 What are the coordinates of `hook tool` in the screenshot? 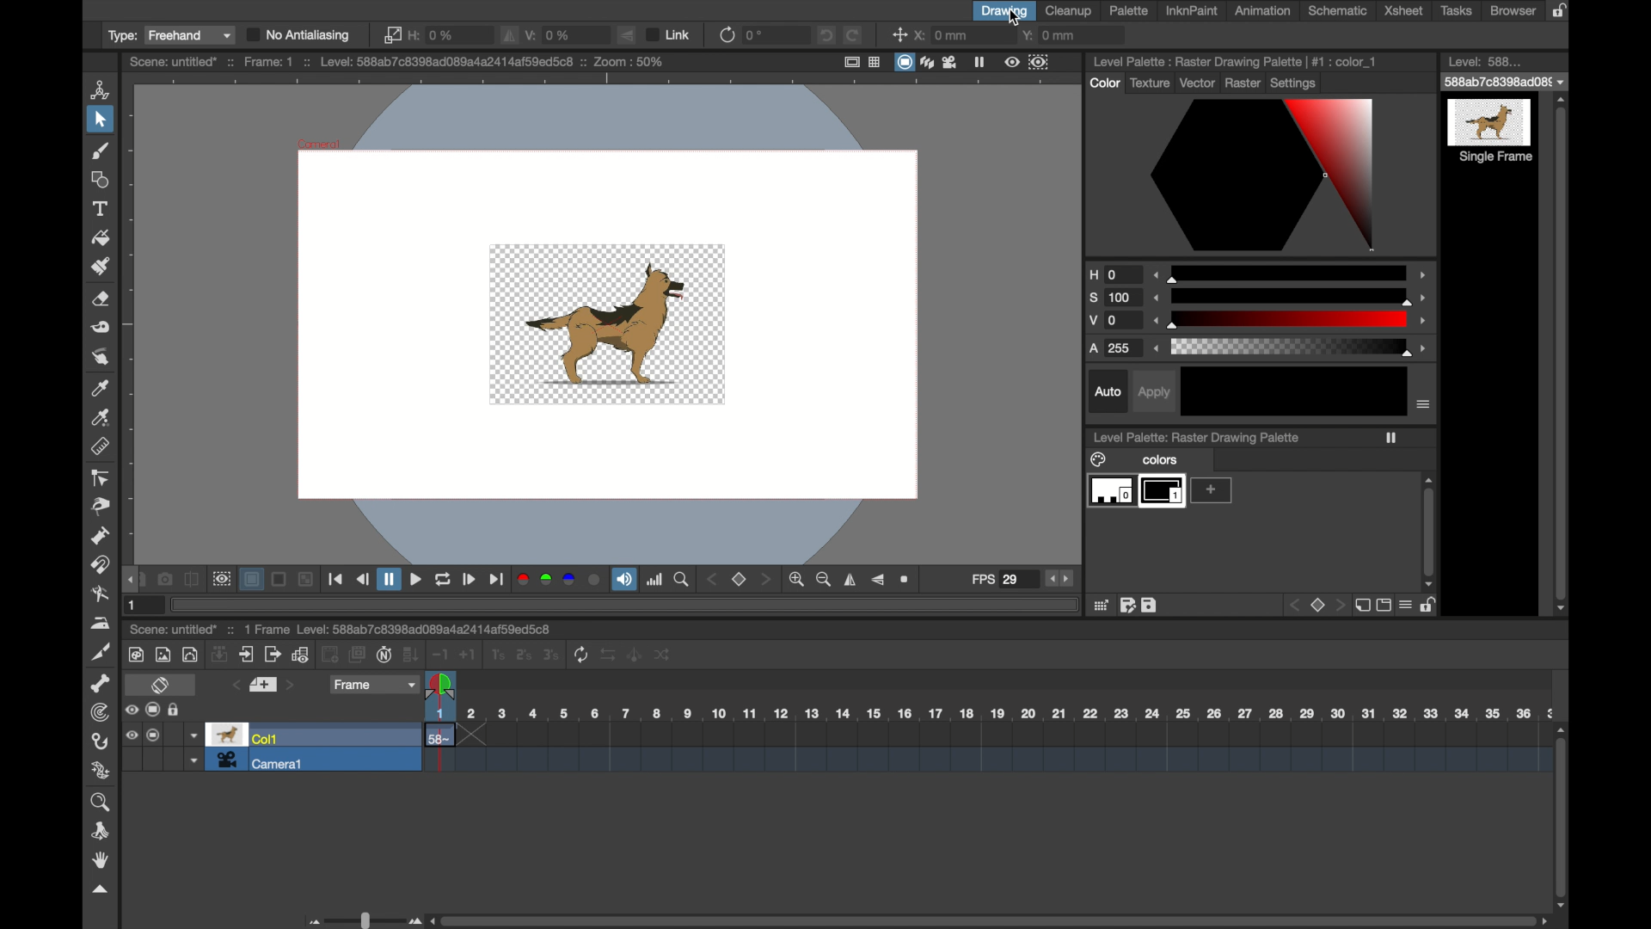 It's located at (101, 741).